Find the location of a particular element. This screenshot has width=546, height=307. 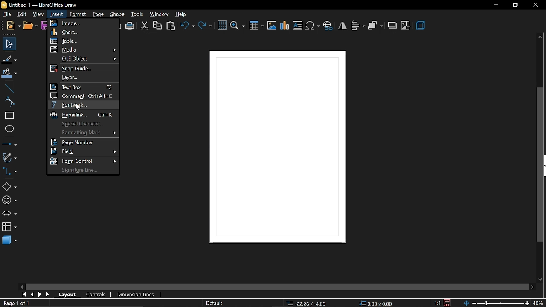

-22.26/-4.09 is located at coordinates (308, 304).